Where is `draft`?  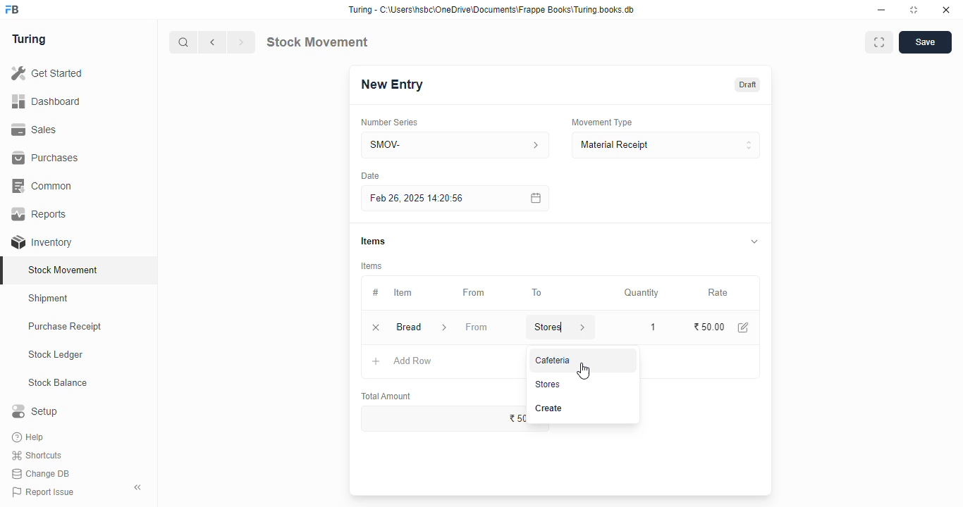
draft is located at coordinates (749, 84).